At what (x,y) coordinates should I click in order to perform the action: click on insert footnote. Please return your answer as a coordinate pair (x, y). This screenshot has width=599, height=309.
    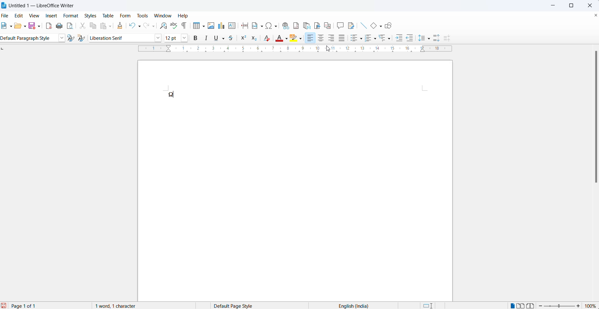
    Looking at the image, I should click on (296, 24).